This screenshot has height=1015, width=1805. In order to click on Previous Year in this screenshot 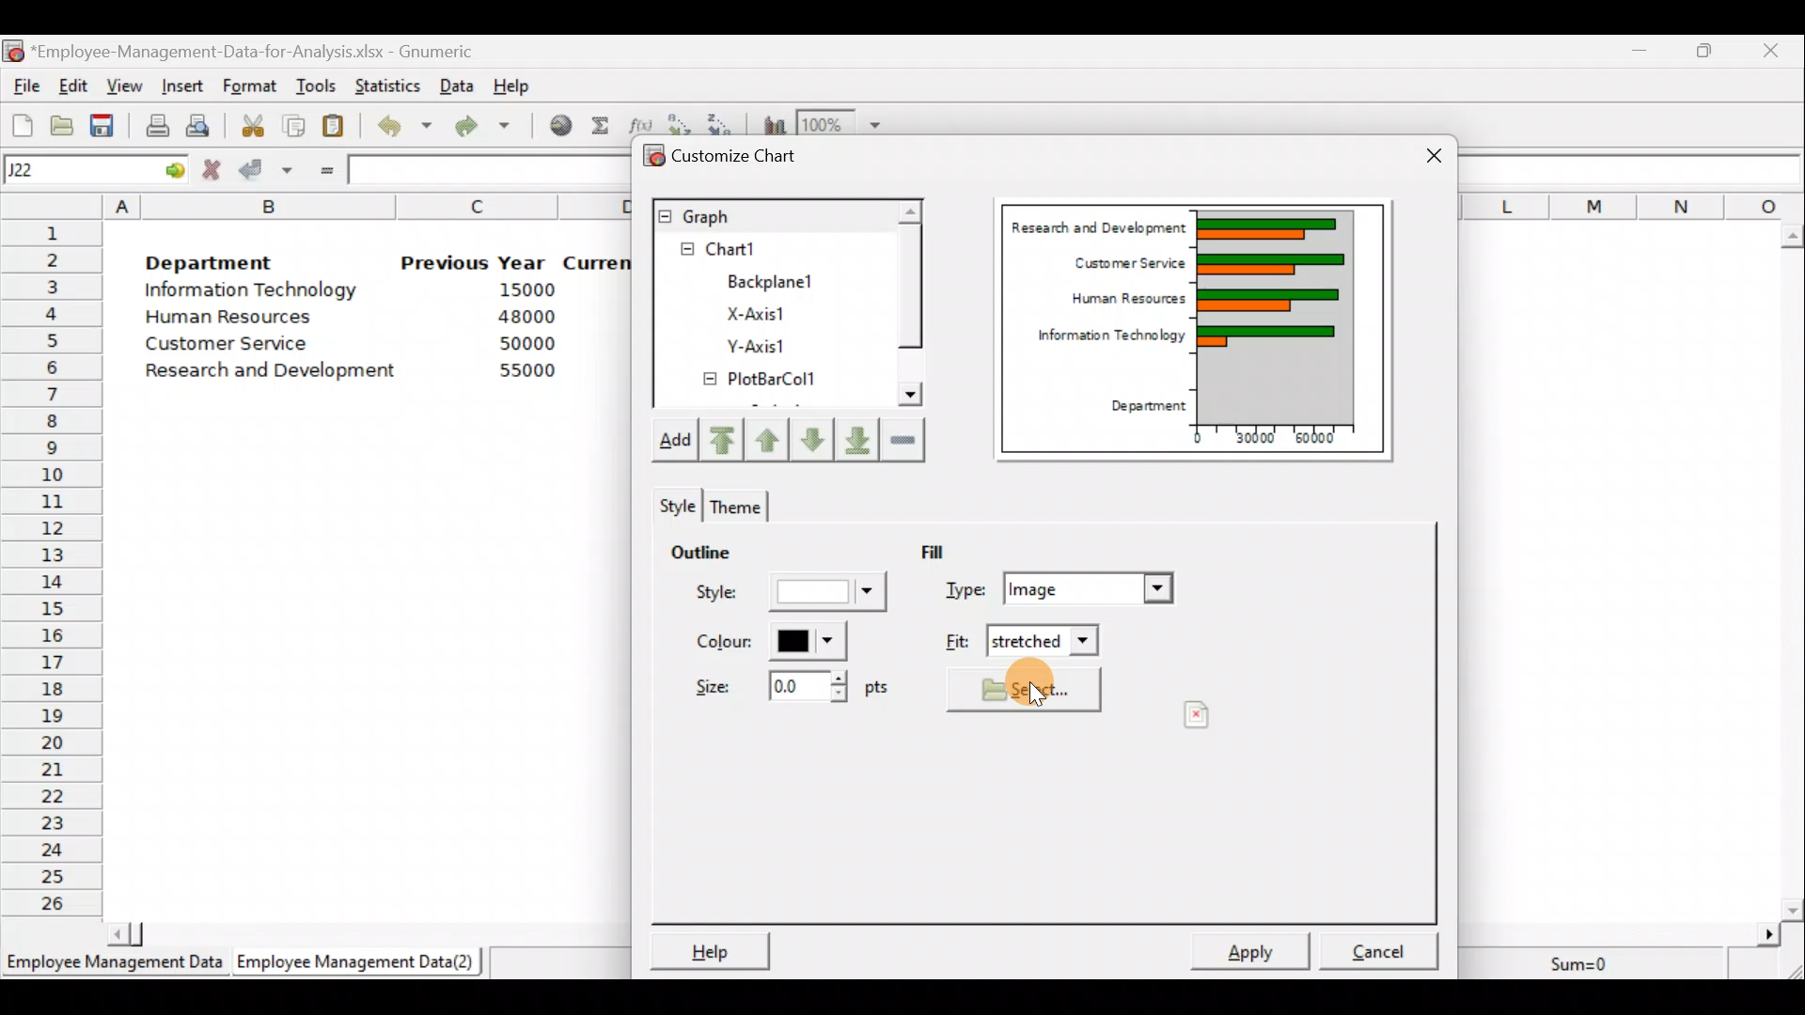, I will do `click(475, 261)`.